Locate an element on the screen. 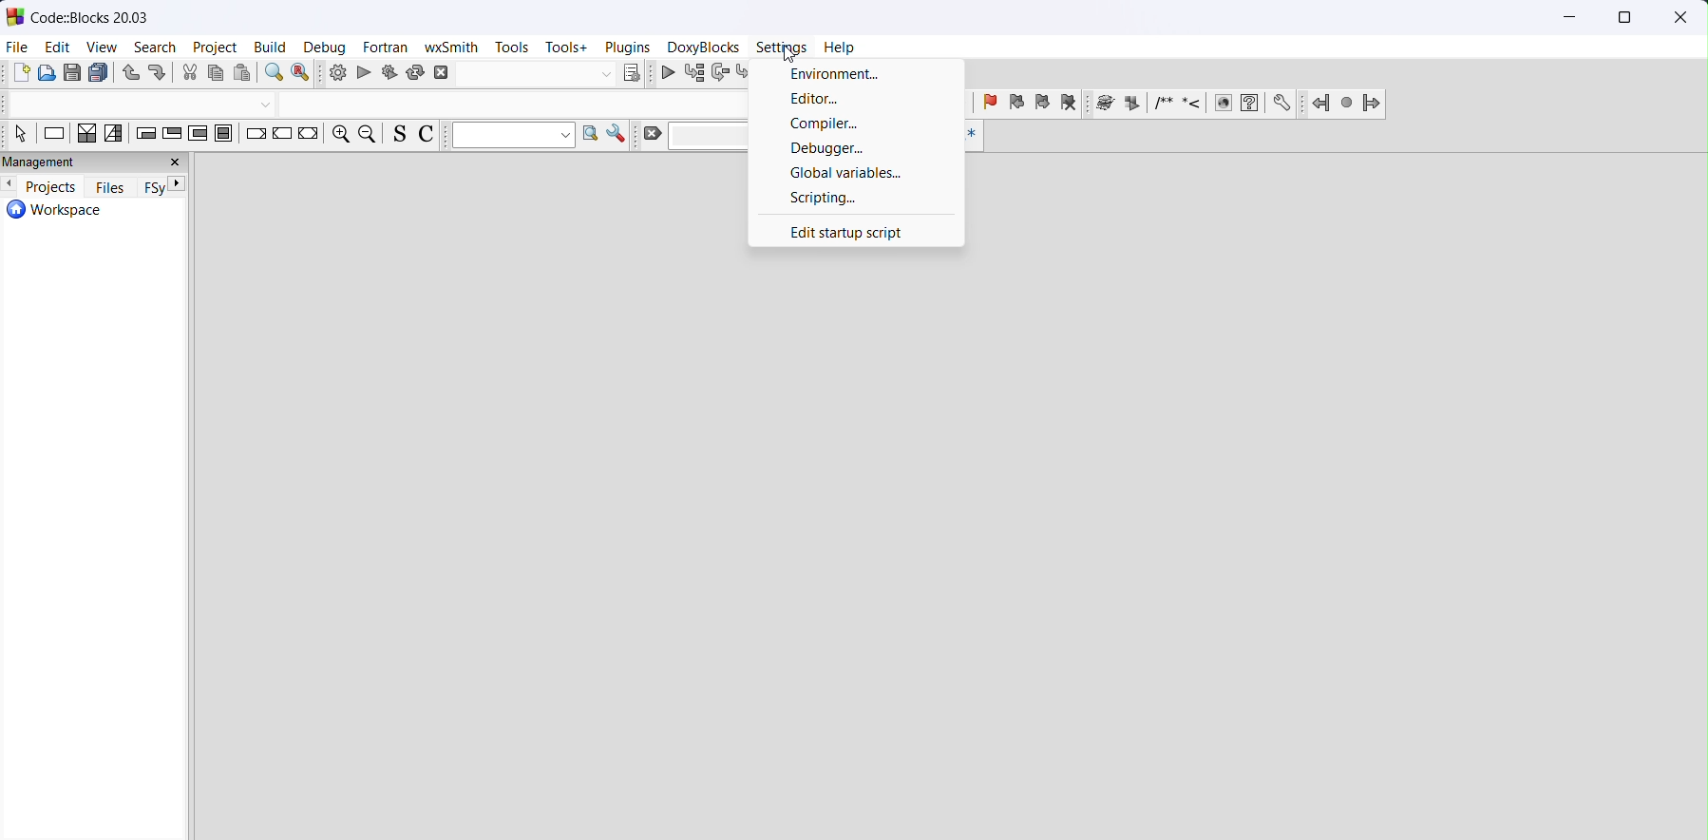  toggle bookmark is located at coordinates (989, 105).